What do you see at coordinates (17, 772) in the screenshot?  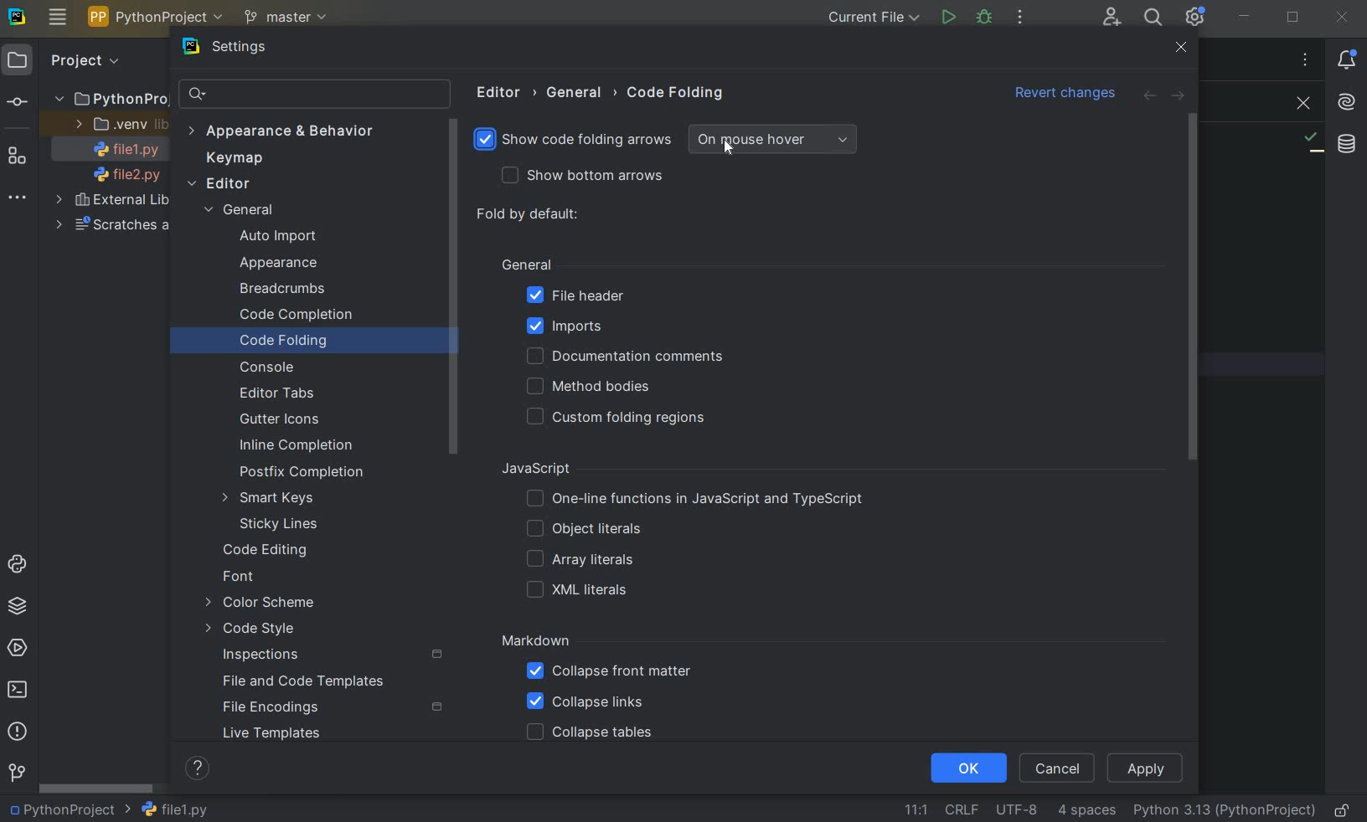 I see `GIT` at bounding box center [17, 772].